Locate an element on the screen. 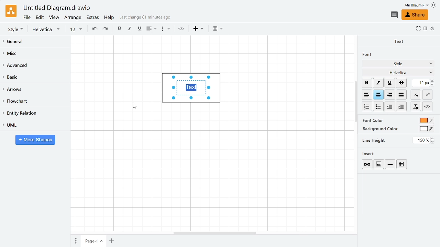 Image resolution: width=440 pixels, height=247 pixels. font size is located at coordinates (76, 30).